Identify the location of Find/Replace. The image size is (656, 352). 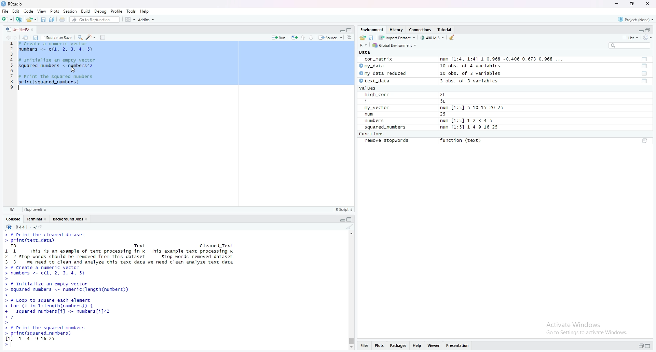
(80, 37).